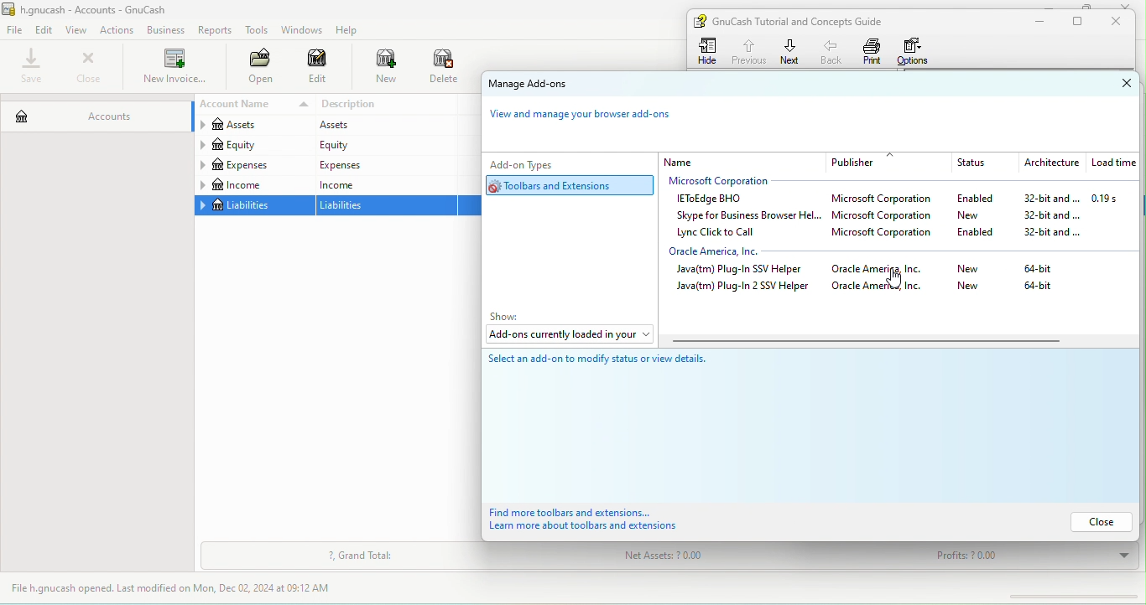 The width and height of the screenshot is (1146, 605). What do you see at coordinates (253, 206) in the screenshot?
I see `liabilities` at bounding box center [253, 206].